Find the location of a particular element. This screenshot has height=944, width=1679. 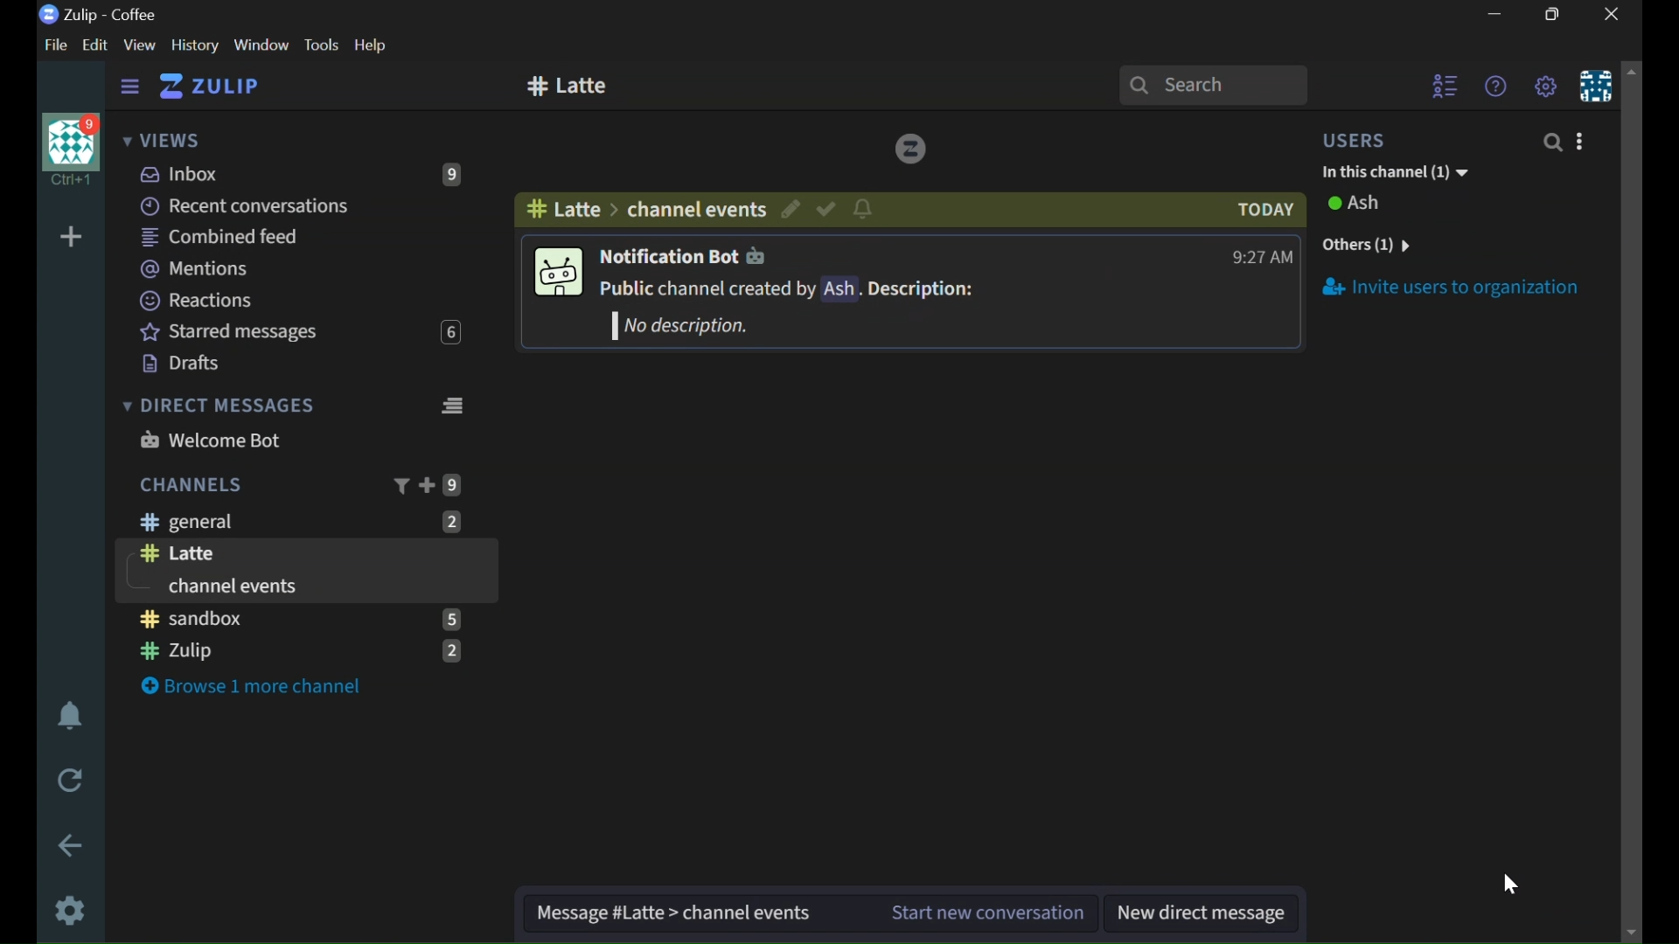

RESTORE DOWN is located at coordinates (1557, 14).